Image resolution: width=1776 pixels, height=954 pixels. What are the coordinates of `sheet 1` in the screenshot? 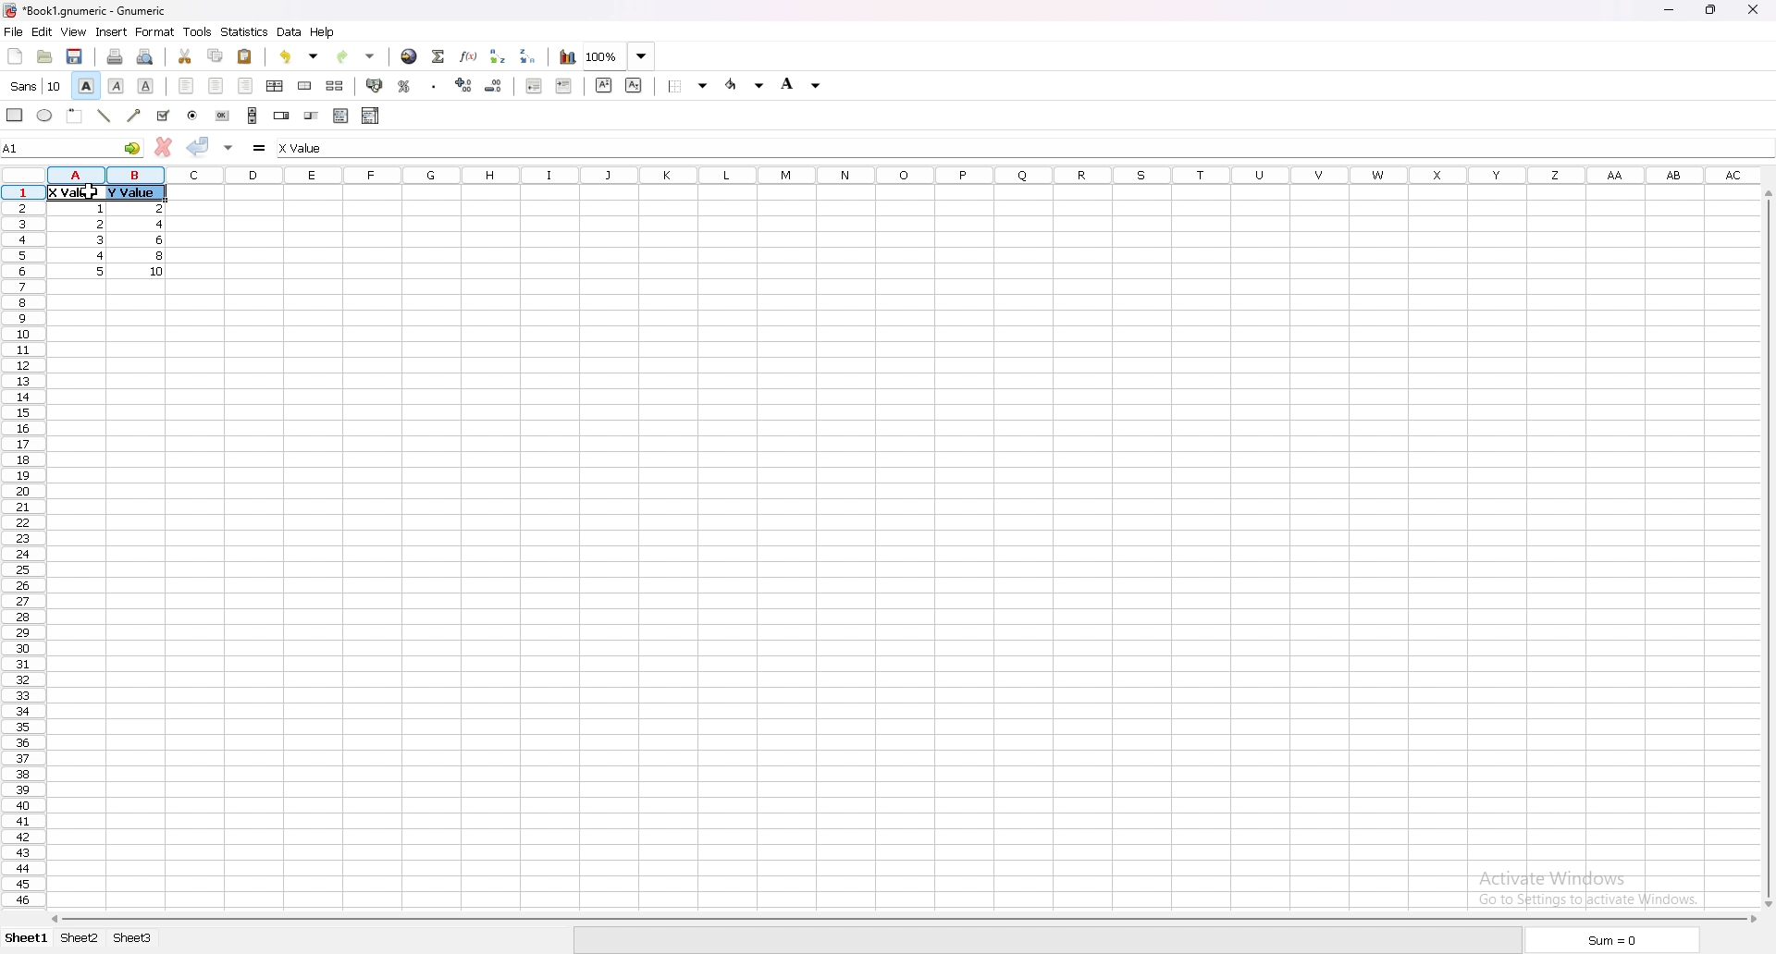 It's located at (28, 939).